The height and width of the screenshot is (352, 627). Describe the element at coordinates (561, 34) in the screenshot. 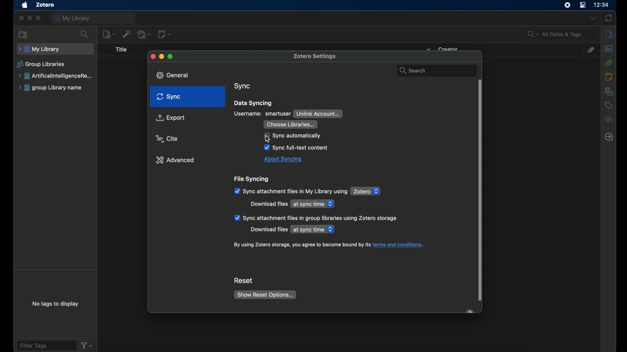

I see `all fields and tags` at that location.